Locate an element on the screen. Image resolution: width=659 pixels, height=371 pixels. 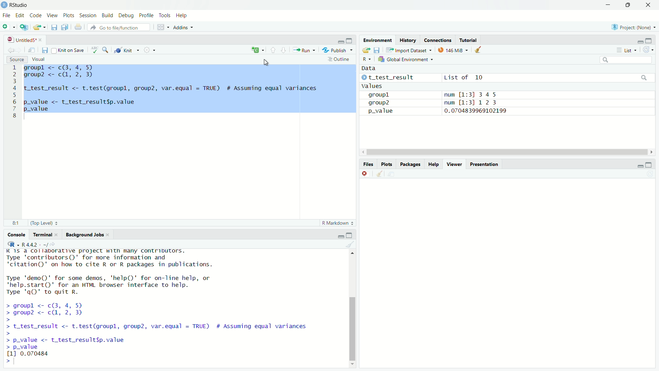
Addins  is located at coordinates (181, 27).